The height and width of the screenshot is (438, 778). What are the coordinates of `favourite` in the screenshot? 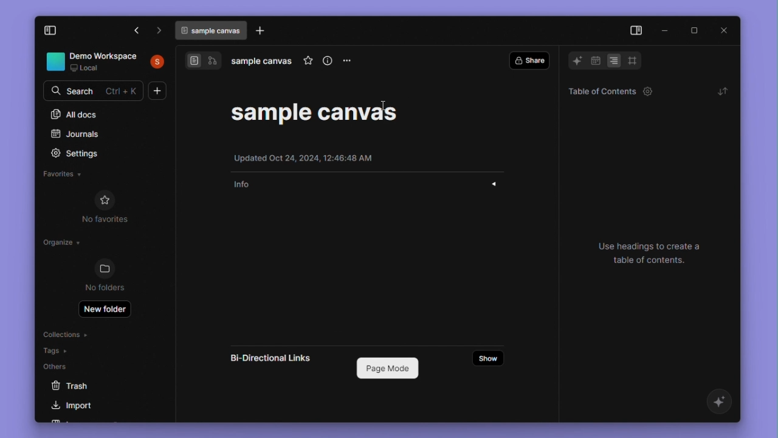 It's located at (308, 62).